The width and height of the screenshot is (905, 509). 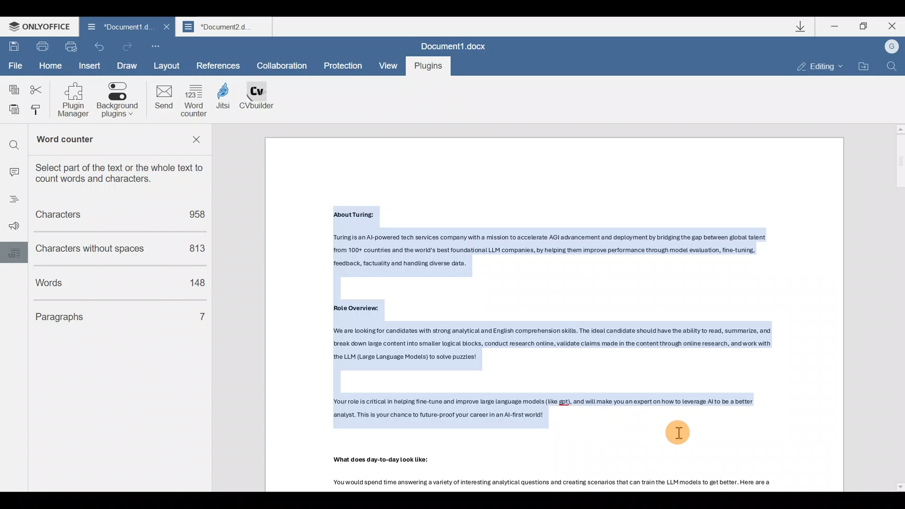 I want to click on Word counter, so click(x=93, y=140).